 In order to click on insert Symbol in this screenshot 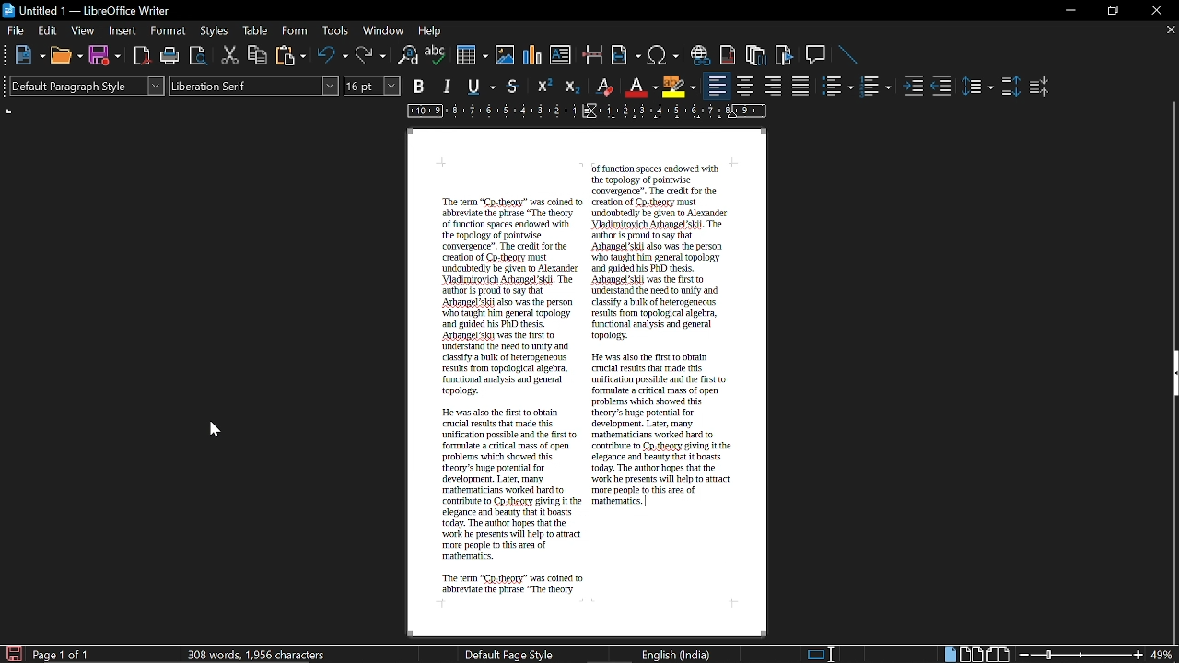, I will do `click(663, 56)`.